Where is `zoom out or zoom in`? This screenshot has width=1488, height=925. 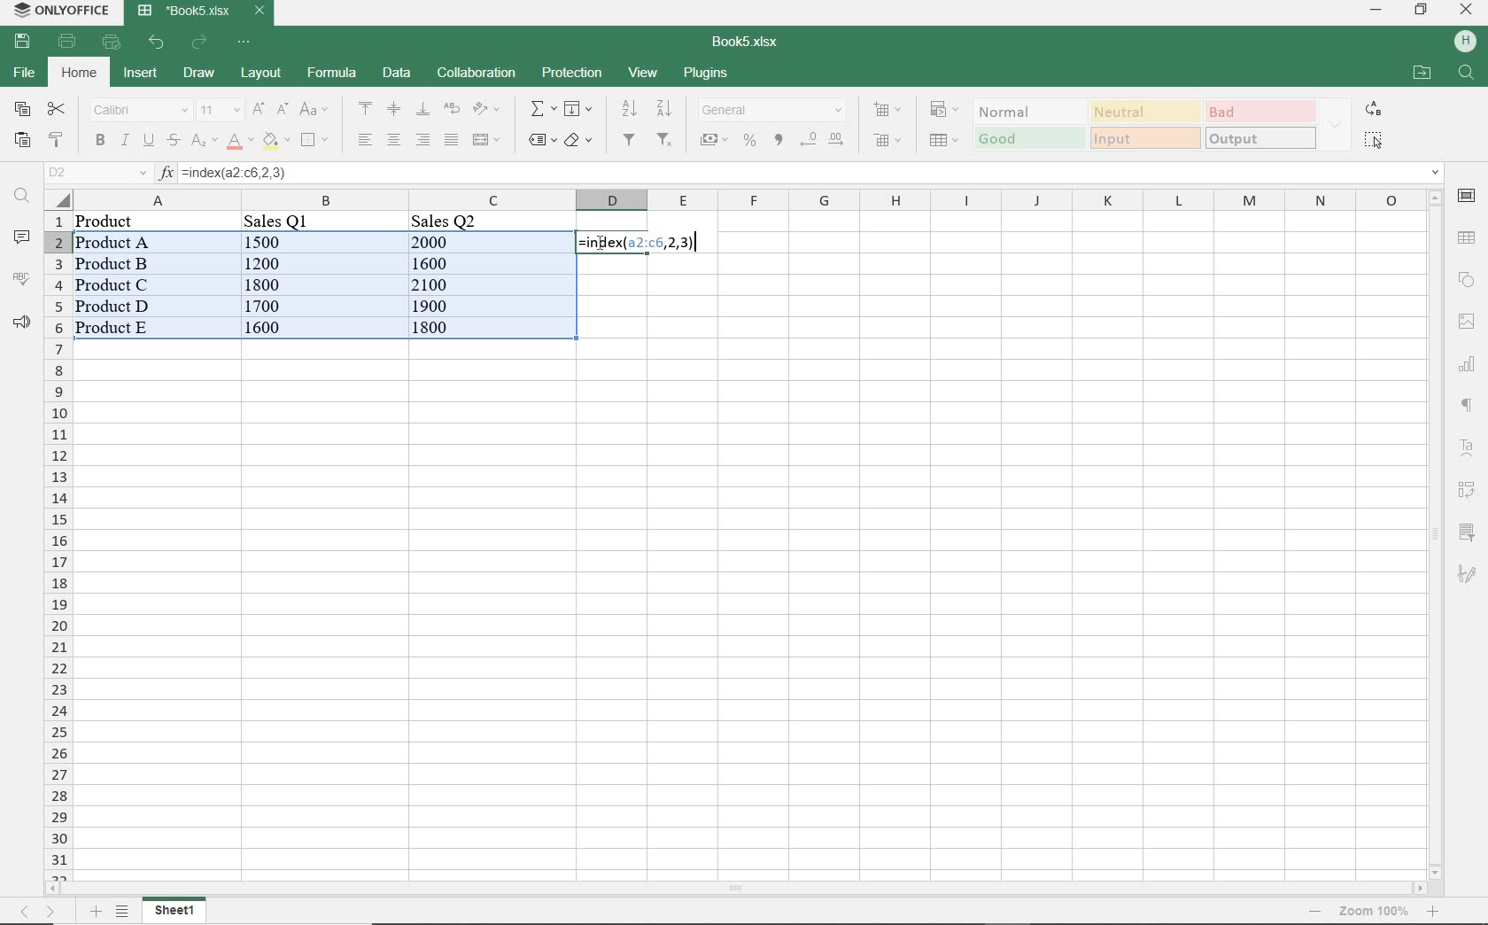 zoom out or zoom in is located at coordinates (1367, 912).